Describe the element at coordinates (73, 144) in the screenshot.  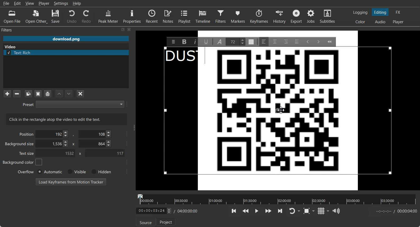
I see `x` at that location.